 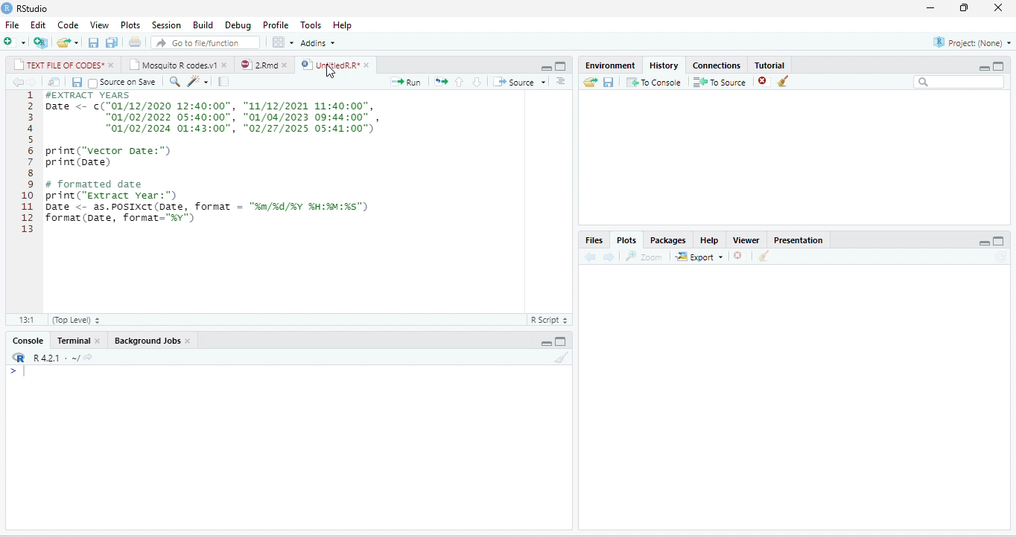 What do you see at coordinates (206, 42) in the screenshot?
I see `search file` at bounding box center [206, 42].